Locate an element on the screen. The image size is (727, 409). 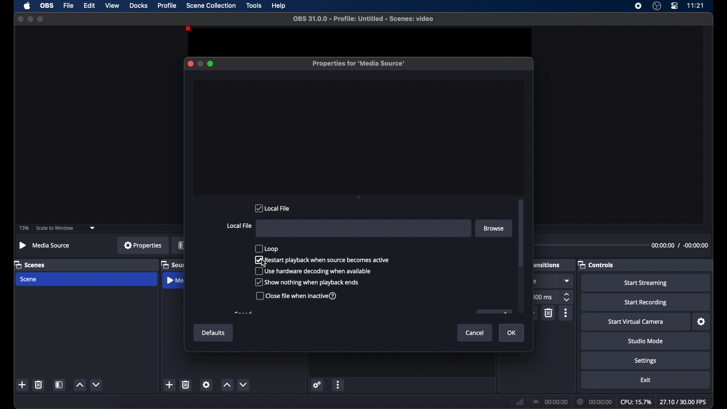
sources is located at coordinates (173, 264).